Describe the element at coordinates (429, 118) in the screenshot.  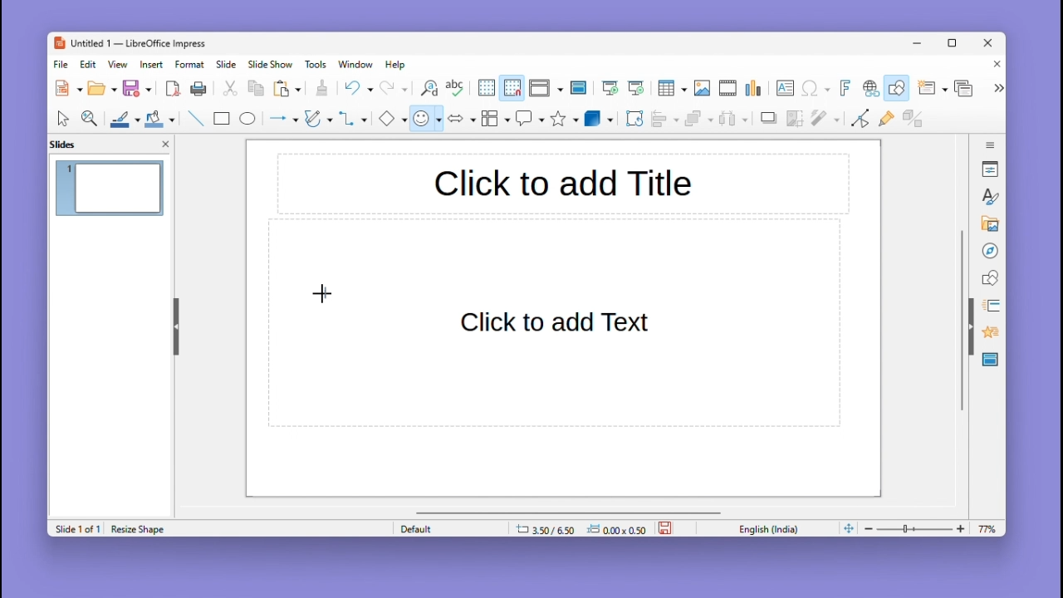
I see `Symbol` at that location.